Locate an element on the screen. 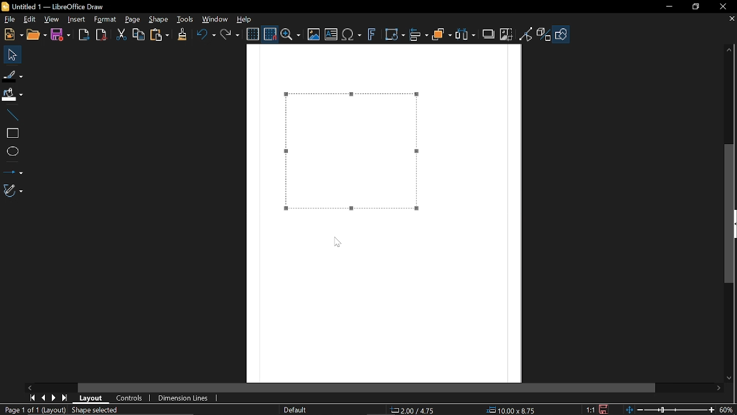 The image size is (737, 415). rectangle is located at coordinates (12, 134).